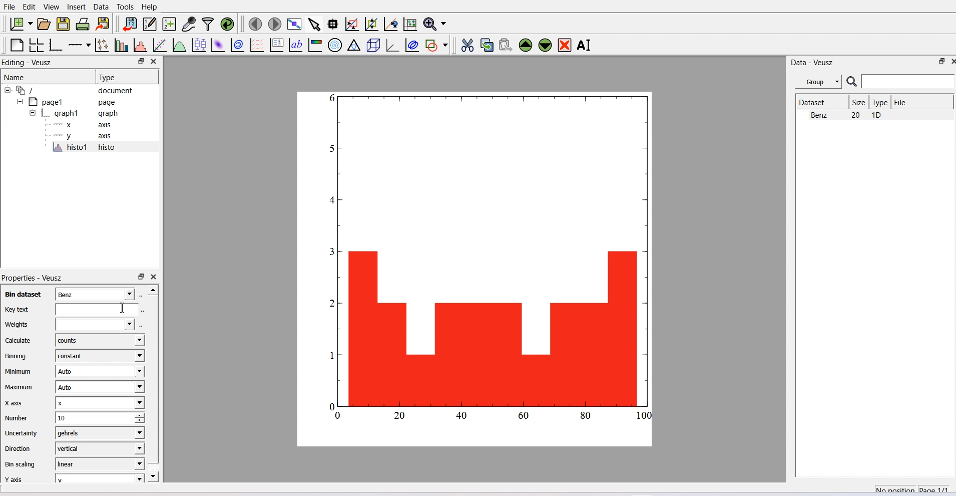 The height and width of the screenshot is (496, 956). I want to click on Capture a dataset, so click(189, 24).